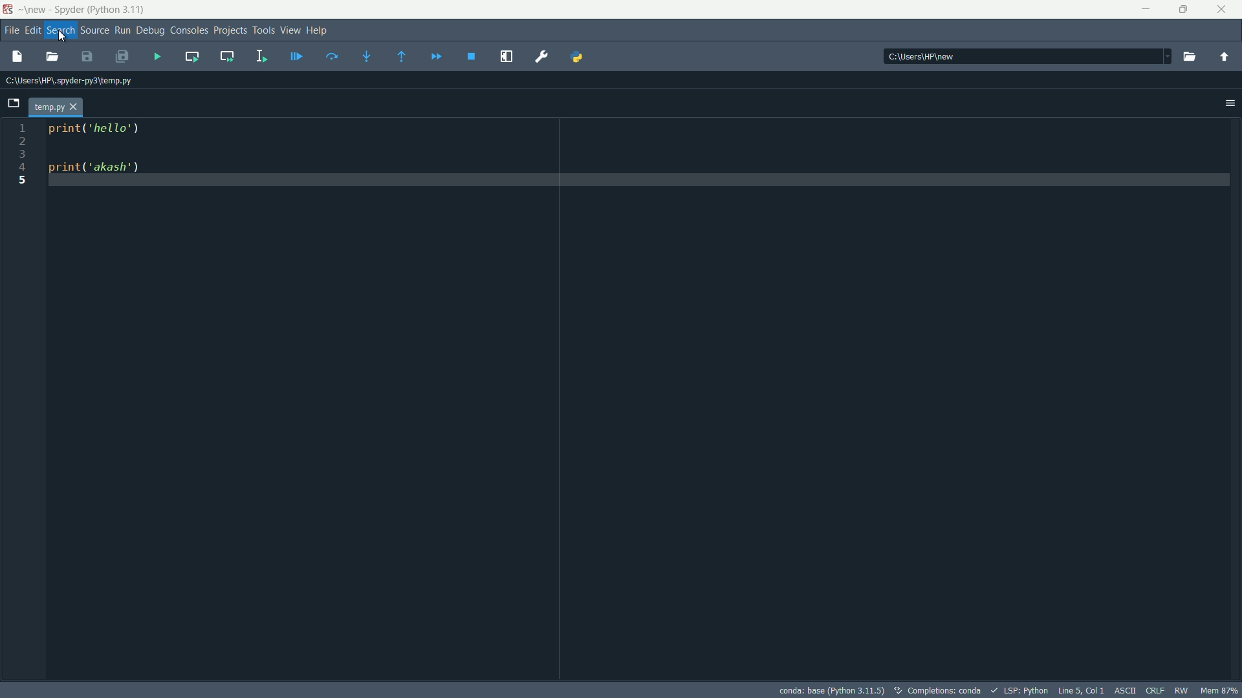 The image size is (1242, 698). I want to click on edit menu, so click(33, 30).